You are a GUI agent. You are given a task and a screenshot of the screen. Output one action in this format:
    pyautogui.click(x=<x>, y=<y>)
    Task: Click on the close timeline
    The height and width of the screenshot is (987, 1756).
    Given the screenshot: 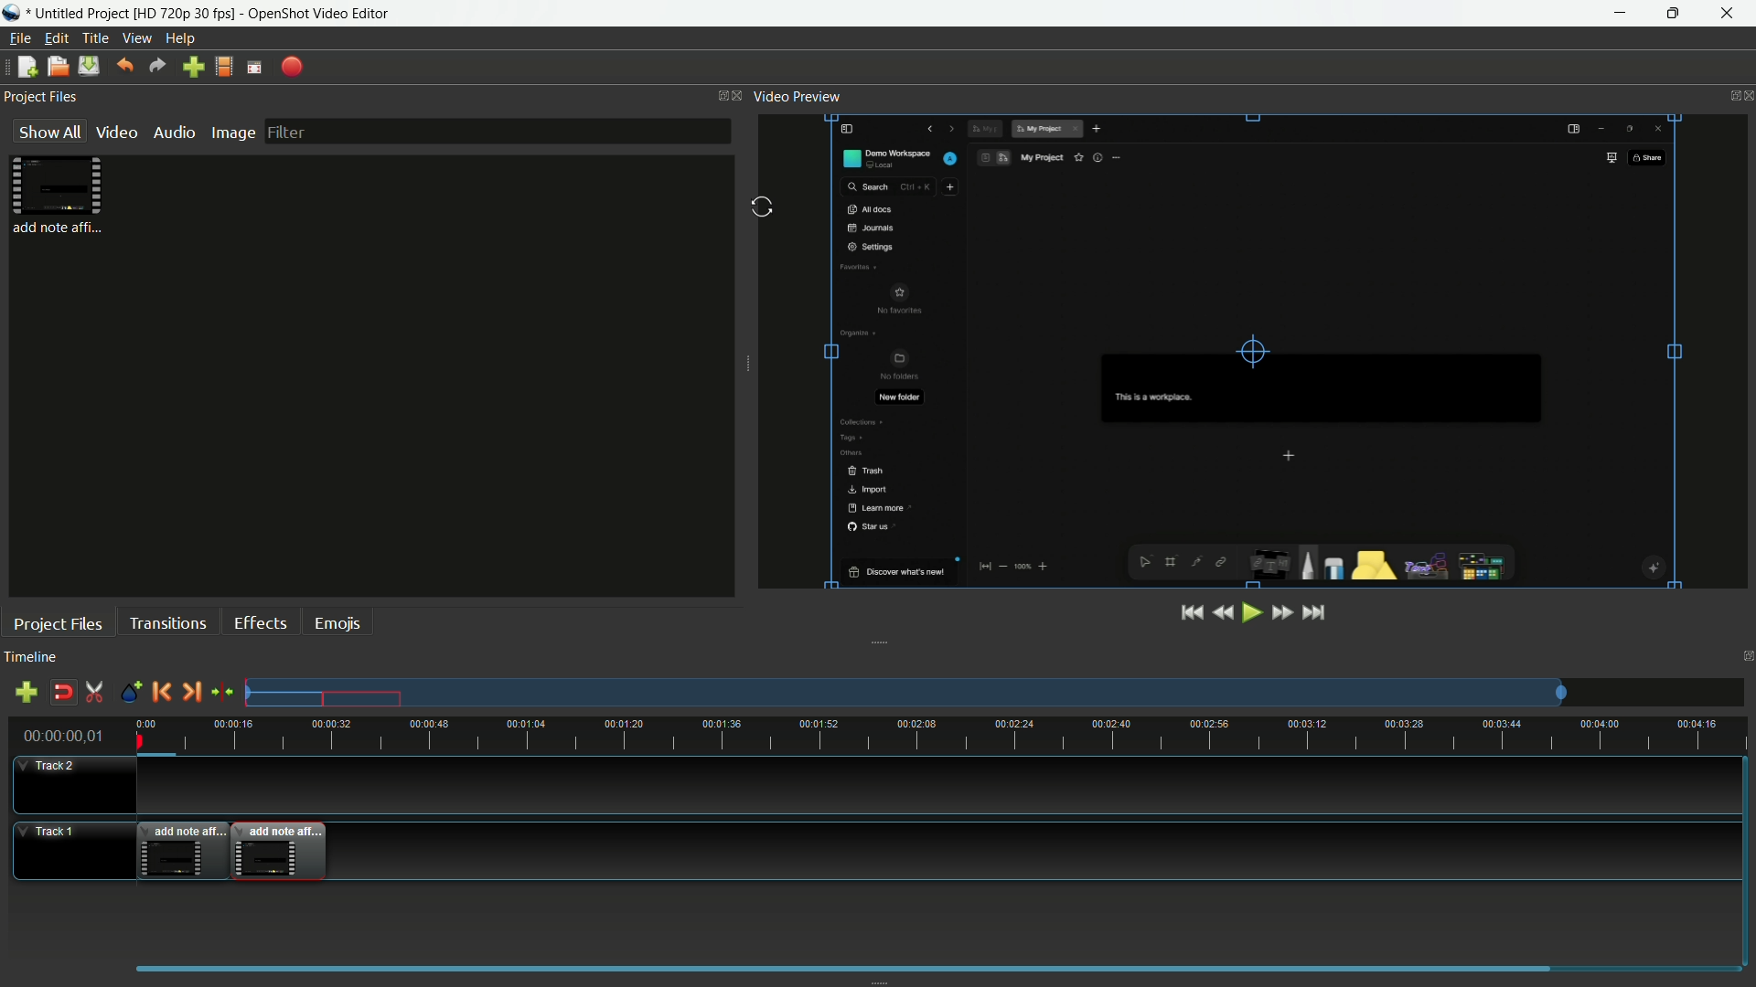 What is the action you would take?
    pyautogui.click(x=1746, y=654)
    